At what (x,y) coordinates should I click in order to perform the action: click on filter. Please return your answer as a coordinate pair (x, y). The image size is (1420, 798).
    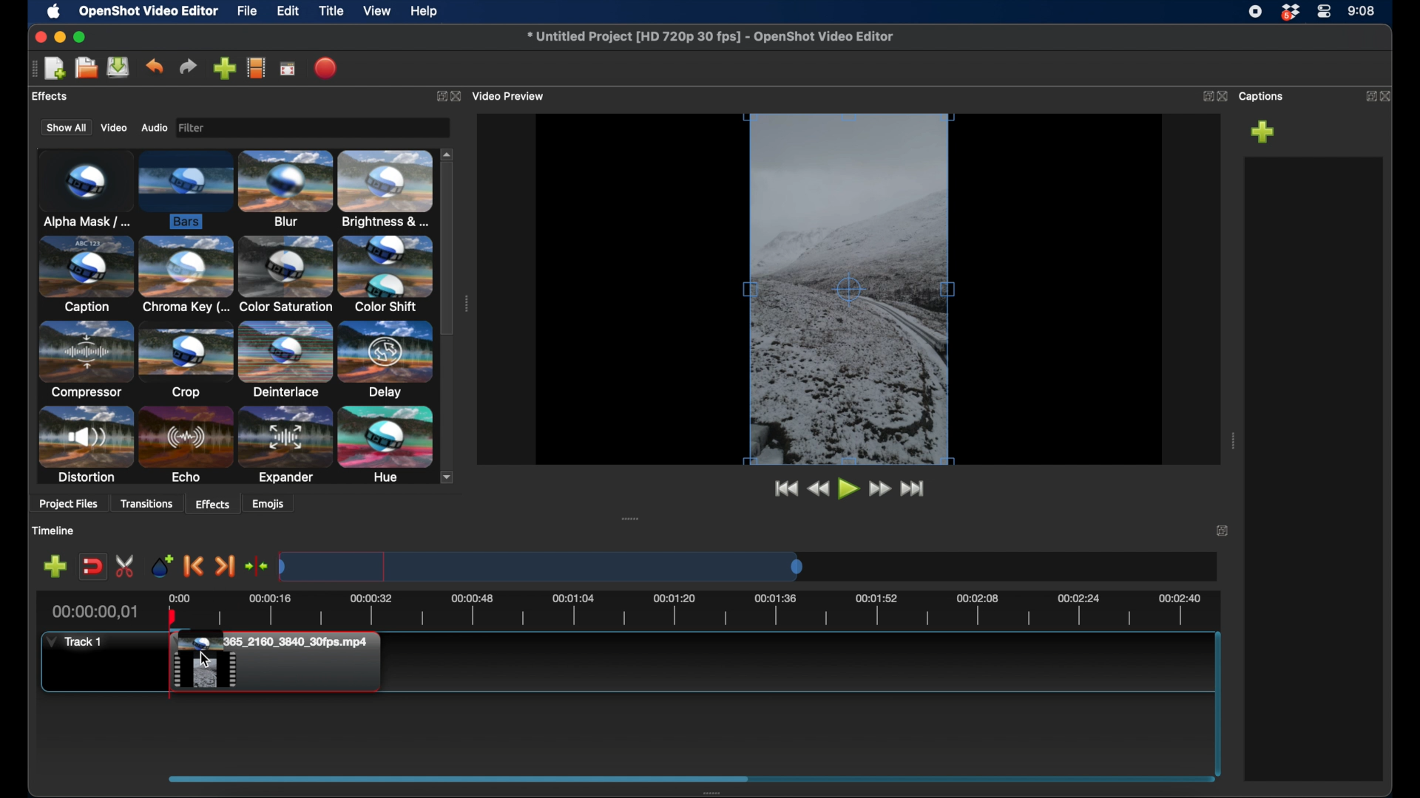
    Looking at the image, I should click on (235, 127).